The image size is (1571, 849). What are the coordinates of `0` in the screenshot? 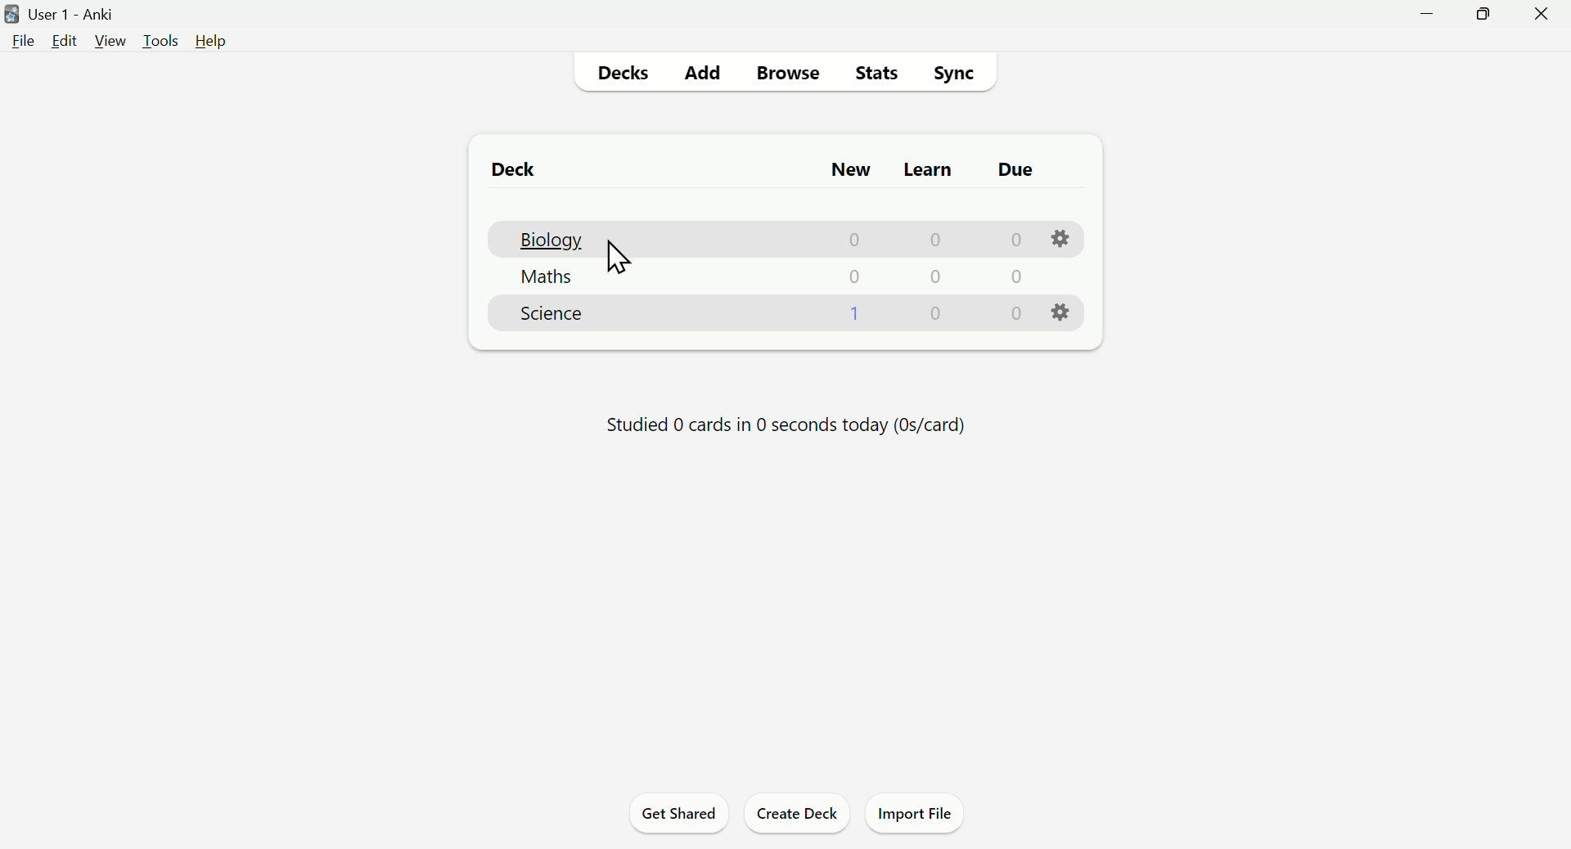 It's located at (855, 238).